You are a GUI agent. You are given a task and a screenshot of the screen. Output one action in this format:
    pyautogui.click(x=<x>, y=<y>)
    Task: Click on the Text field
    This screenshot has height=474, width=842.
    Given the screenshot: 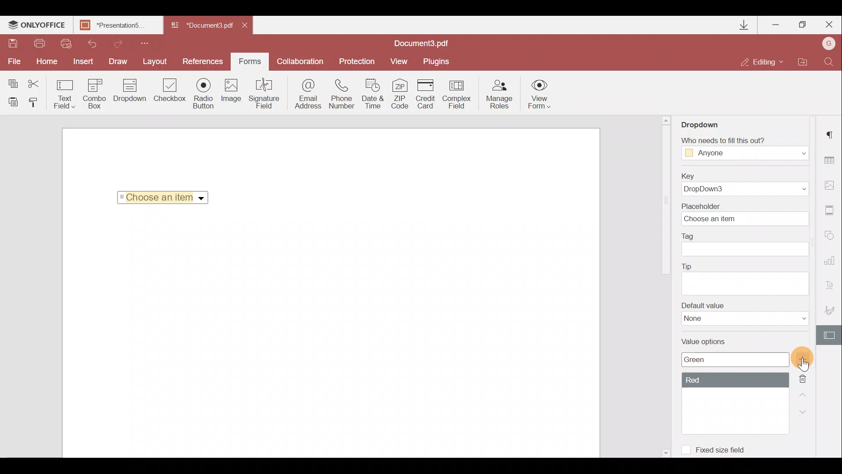 What is the action you would take?
    pyautogui.click(x=63, y=94)
    